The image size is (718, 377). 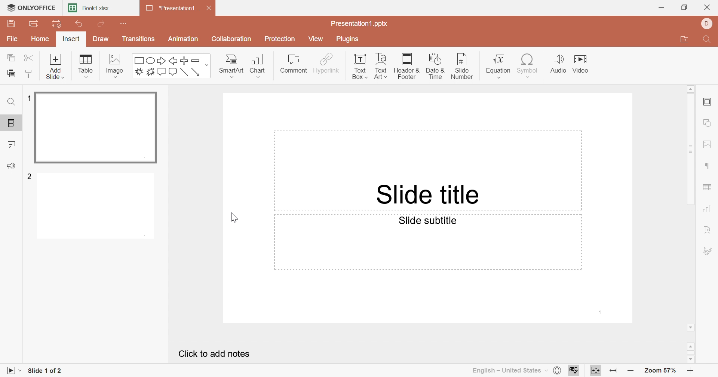 What do you see at coordinates (124, 22) in the screenshot?
I see `Customize Quick AcessToolbar` at bounding box center [124, 22].